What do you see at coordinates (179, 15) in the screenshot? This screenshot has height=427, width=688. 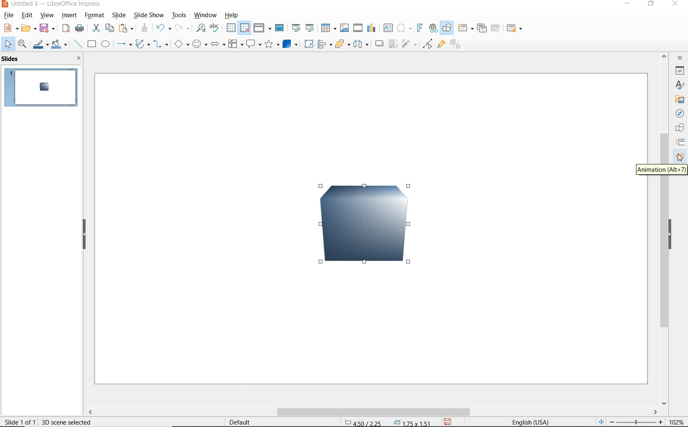 I see `tools` at bounding box center [179, 15].